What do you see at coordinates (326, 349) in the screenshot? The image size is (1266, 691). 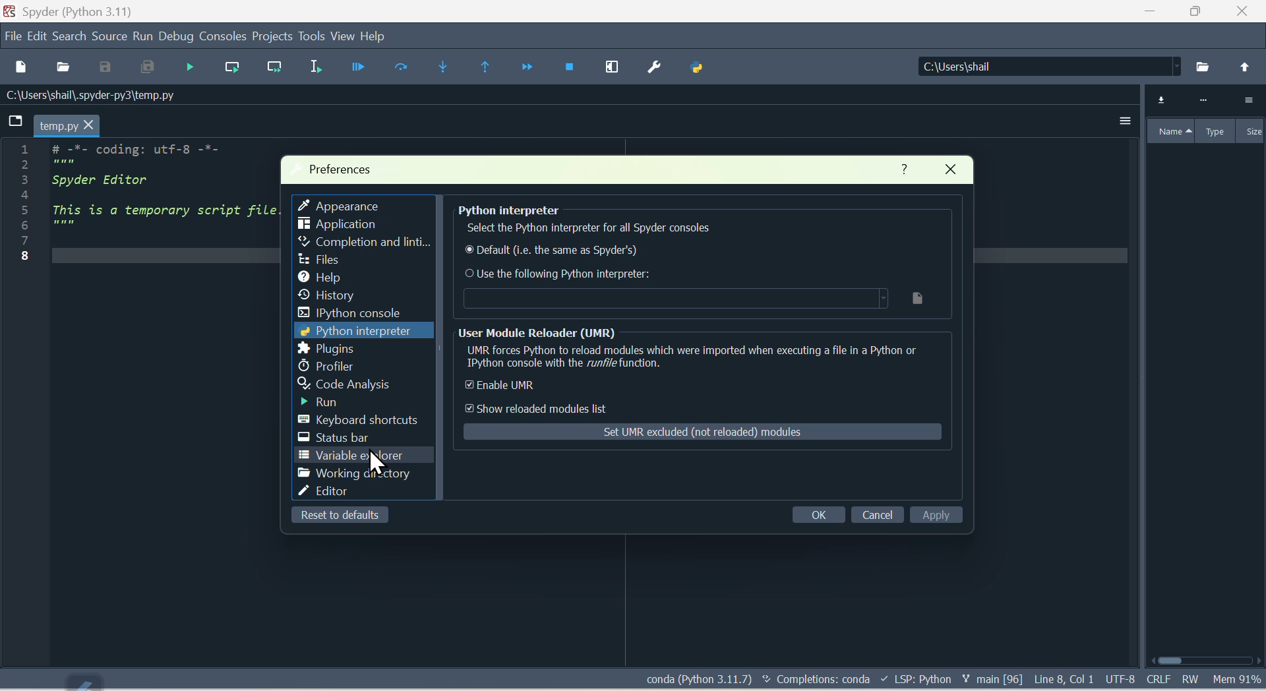 I see `Plugins` at bounding box center [326, 349].